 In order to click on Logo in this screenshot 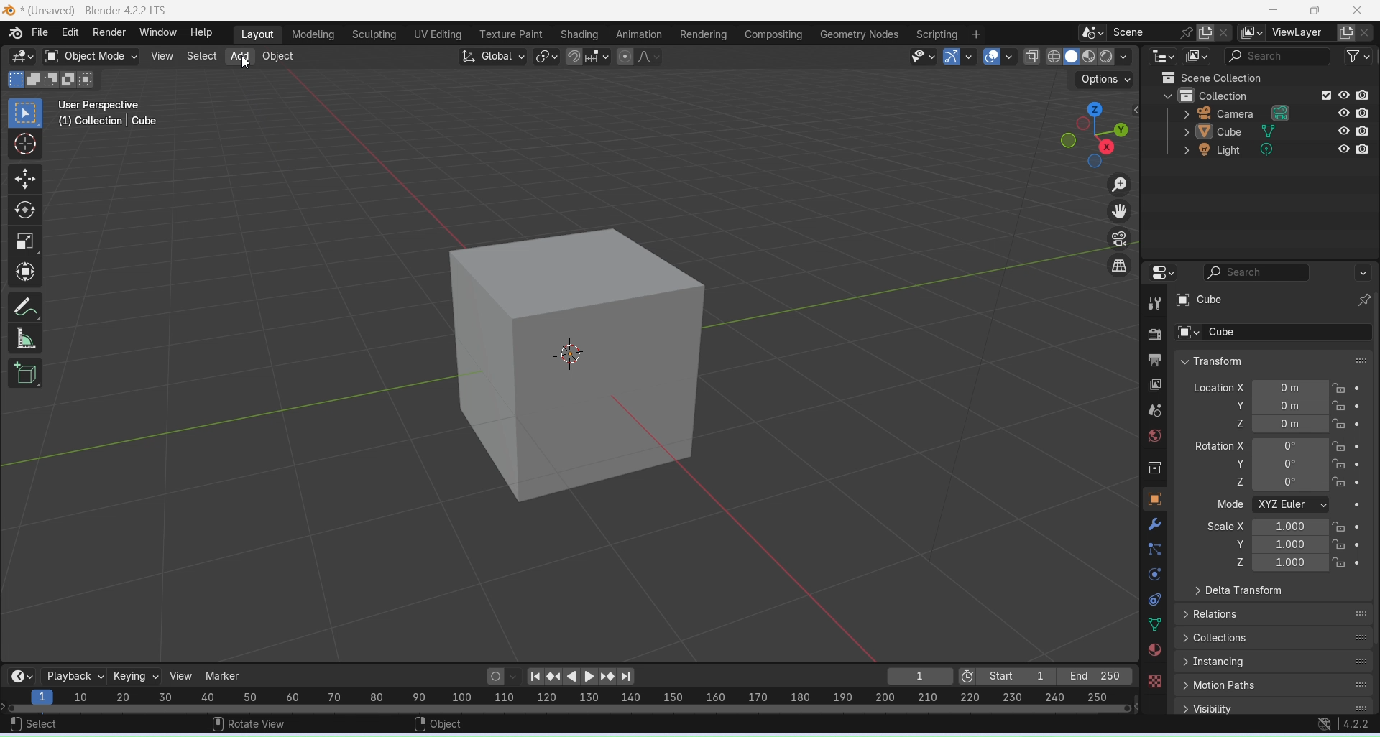, I will do `click(14, 34)`.